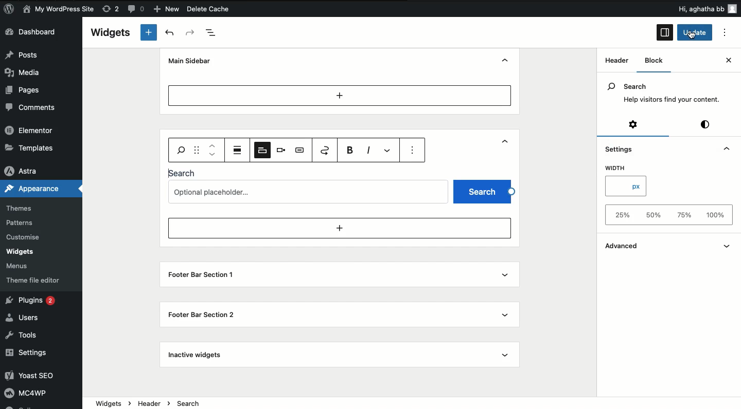  I want to click on show, so click(728, 245).